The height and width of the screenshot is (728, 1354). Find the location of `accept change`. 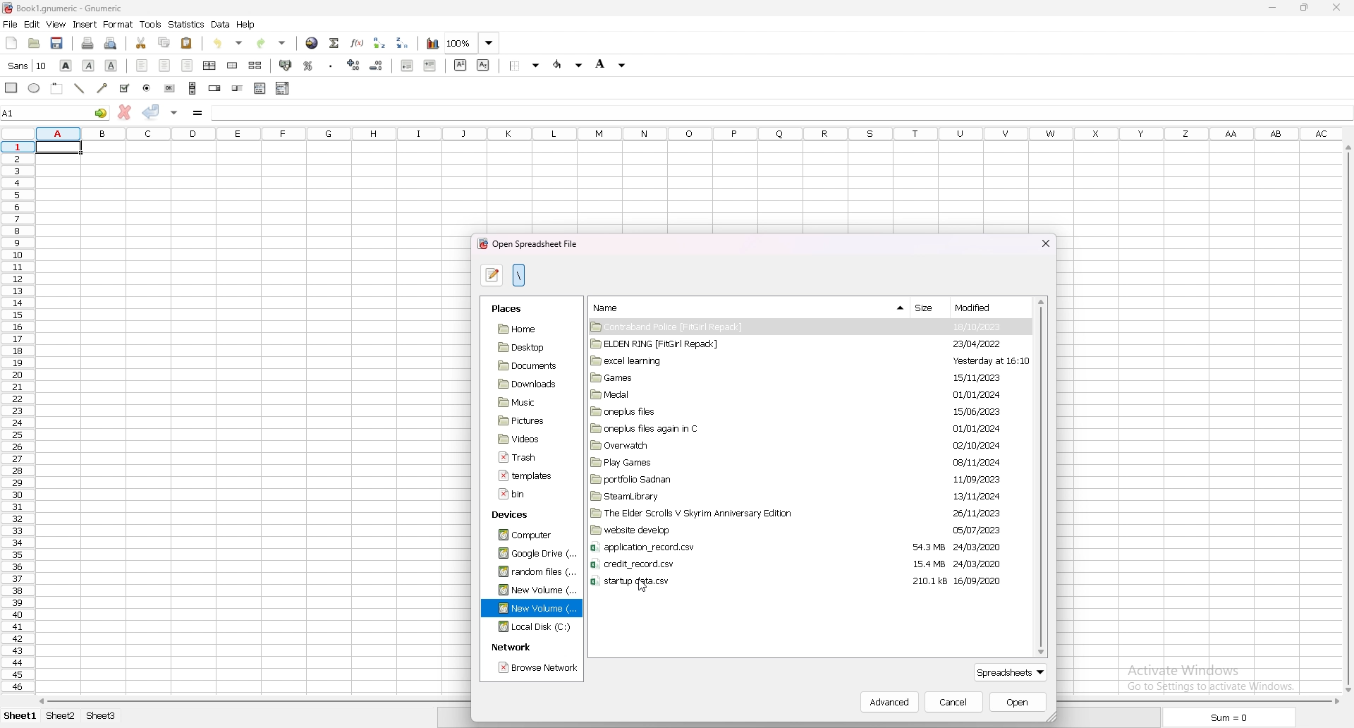

accept change is located at coordinates (151, 111).